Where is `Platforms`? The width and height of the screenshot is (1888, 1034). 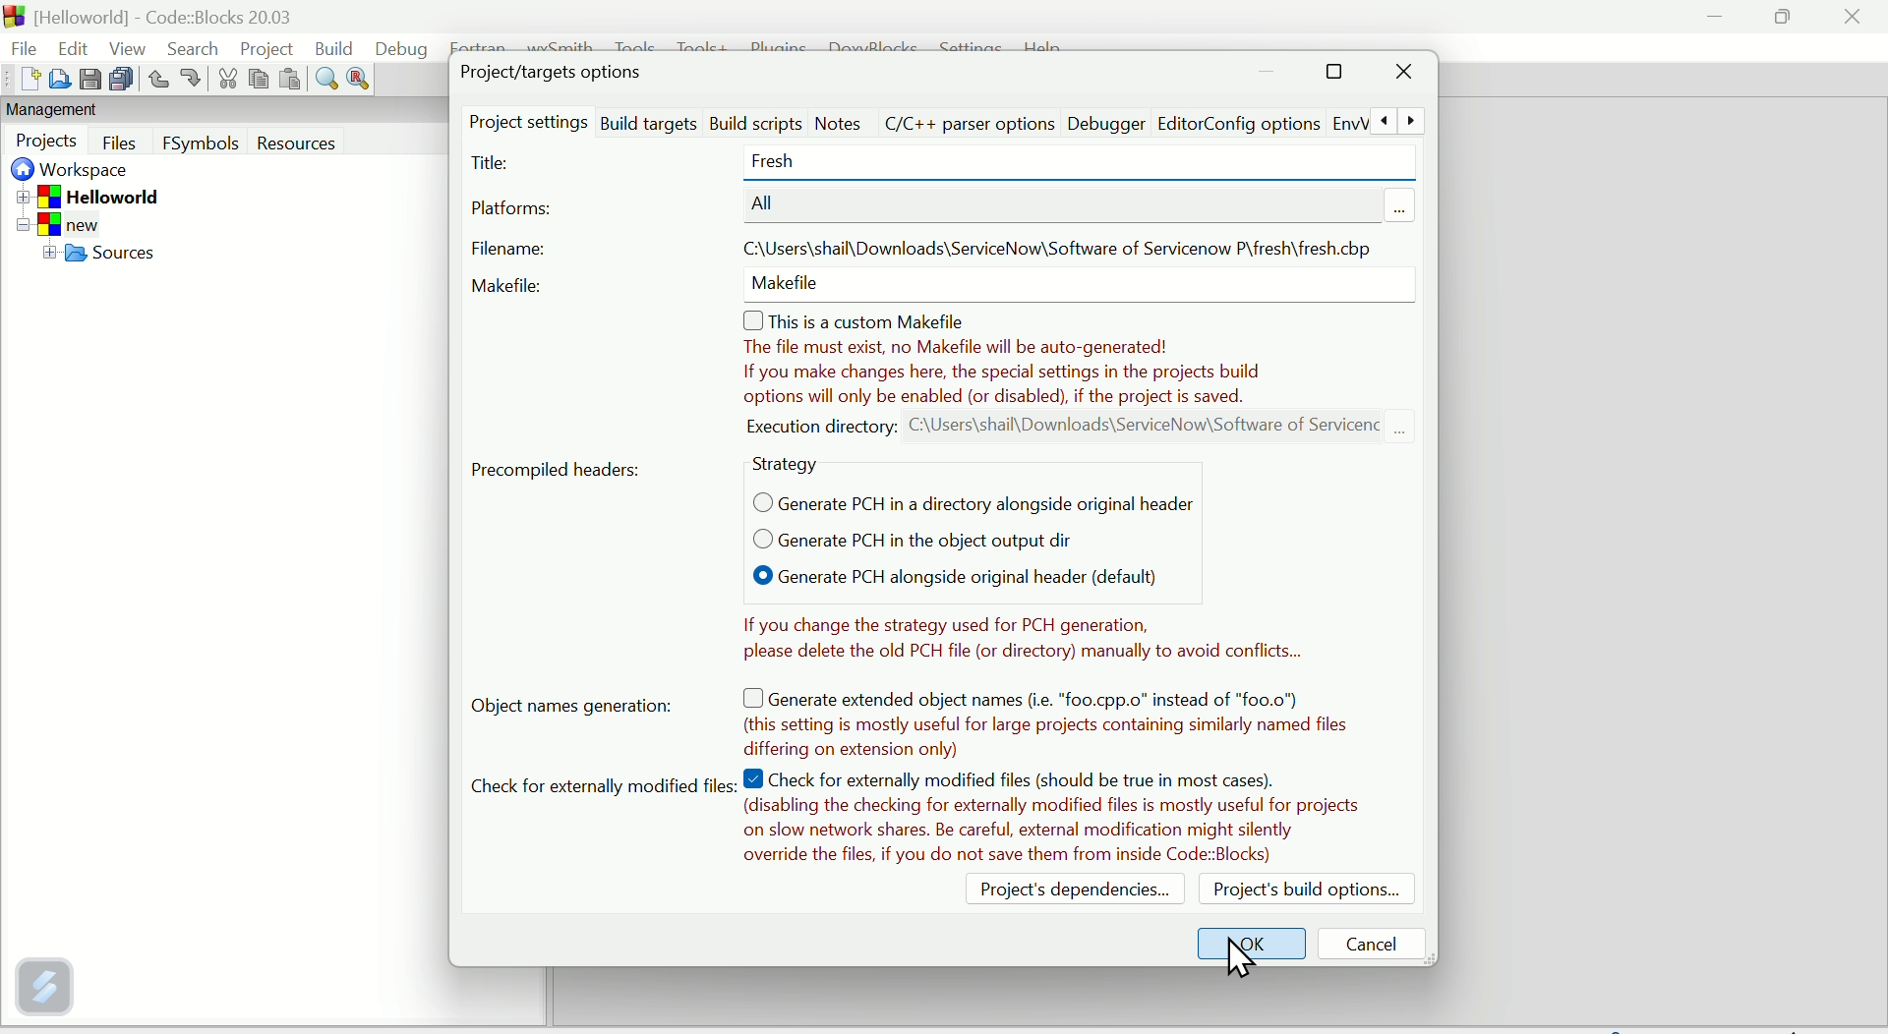
Platforms is located at coordinates (513, 211).